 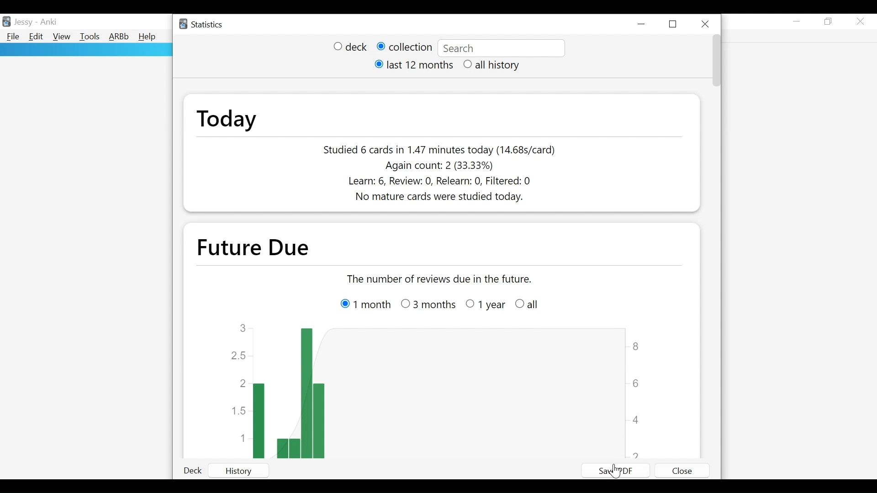 I want to click on deck:current, so click(x=501, y=48).